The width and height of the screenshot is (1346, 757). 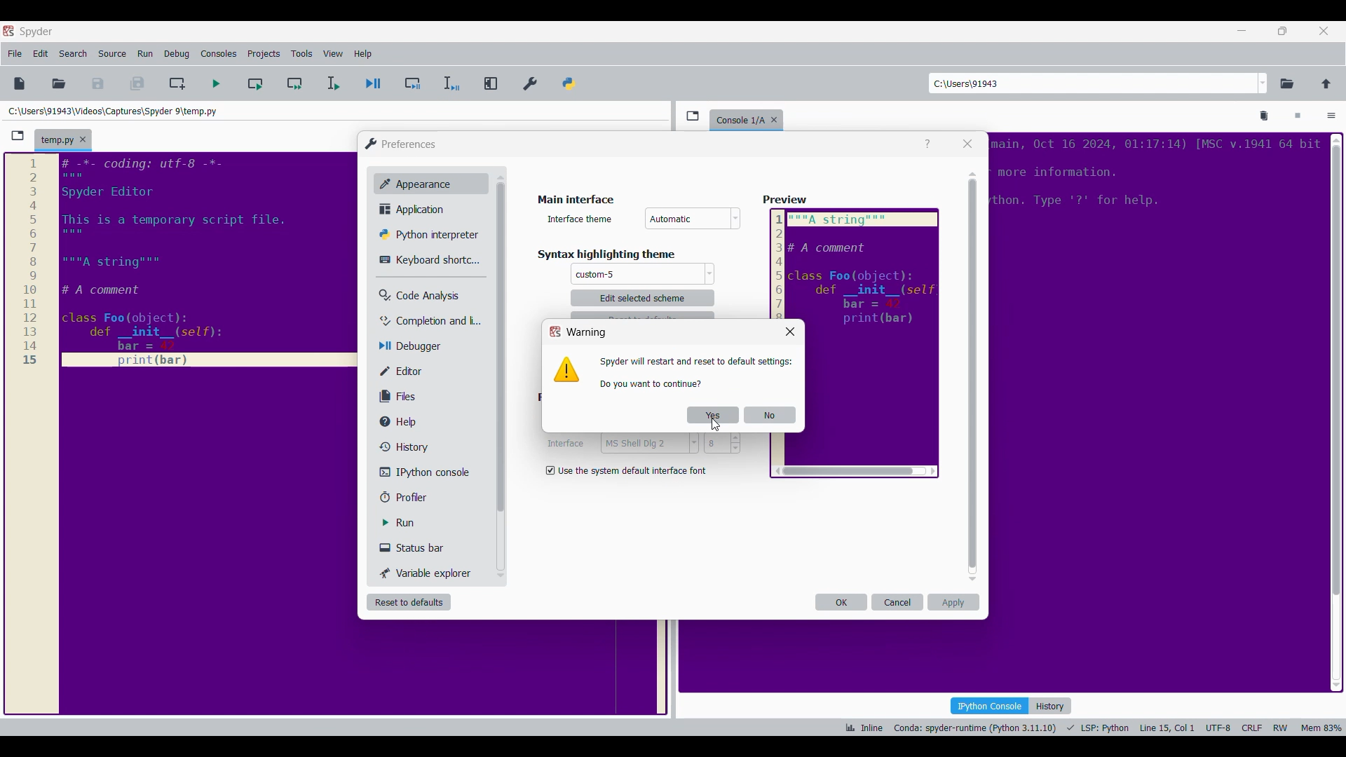 I want to click on Run selection/current line, so click(x=333, y=84).